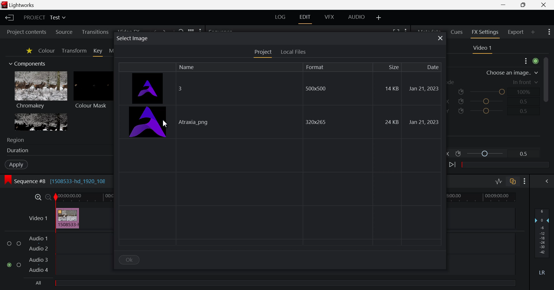 The width and height of the screenshot is (554, 290). Describe the element at coordinates (462, 111) in the screenshot. I see `icon` at that location.